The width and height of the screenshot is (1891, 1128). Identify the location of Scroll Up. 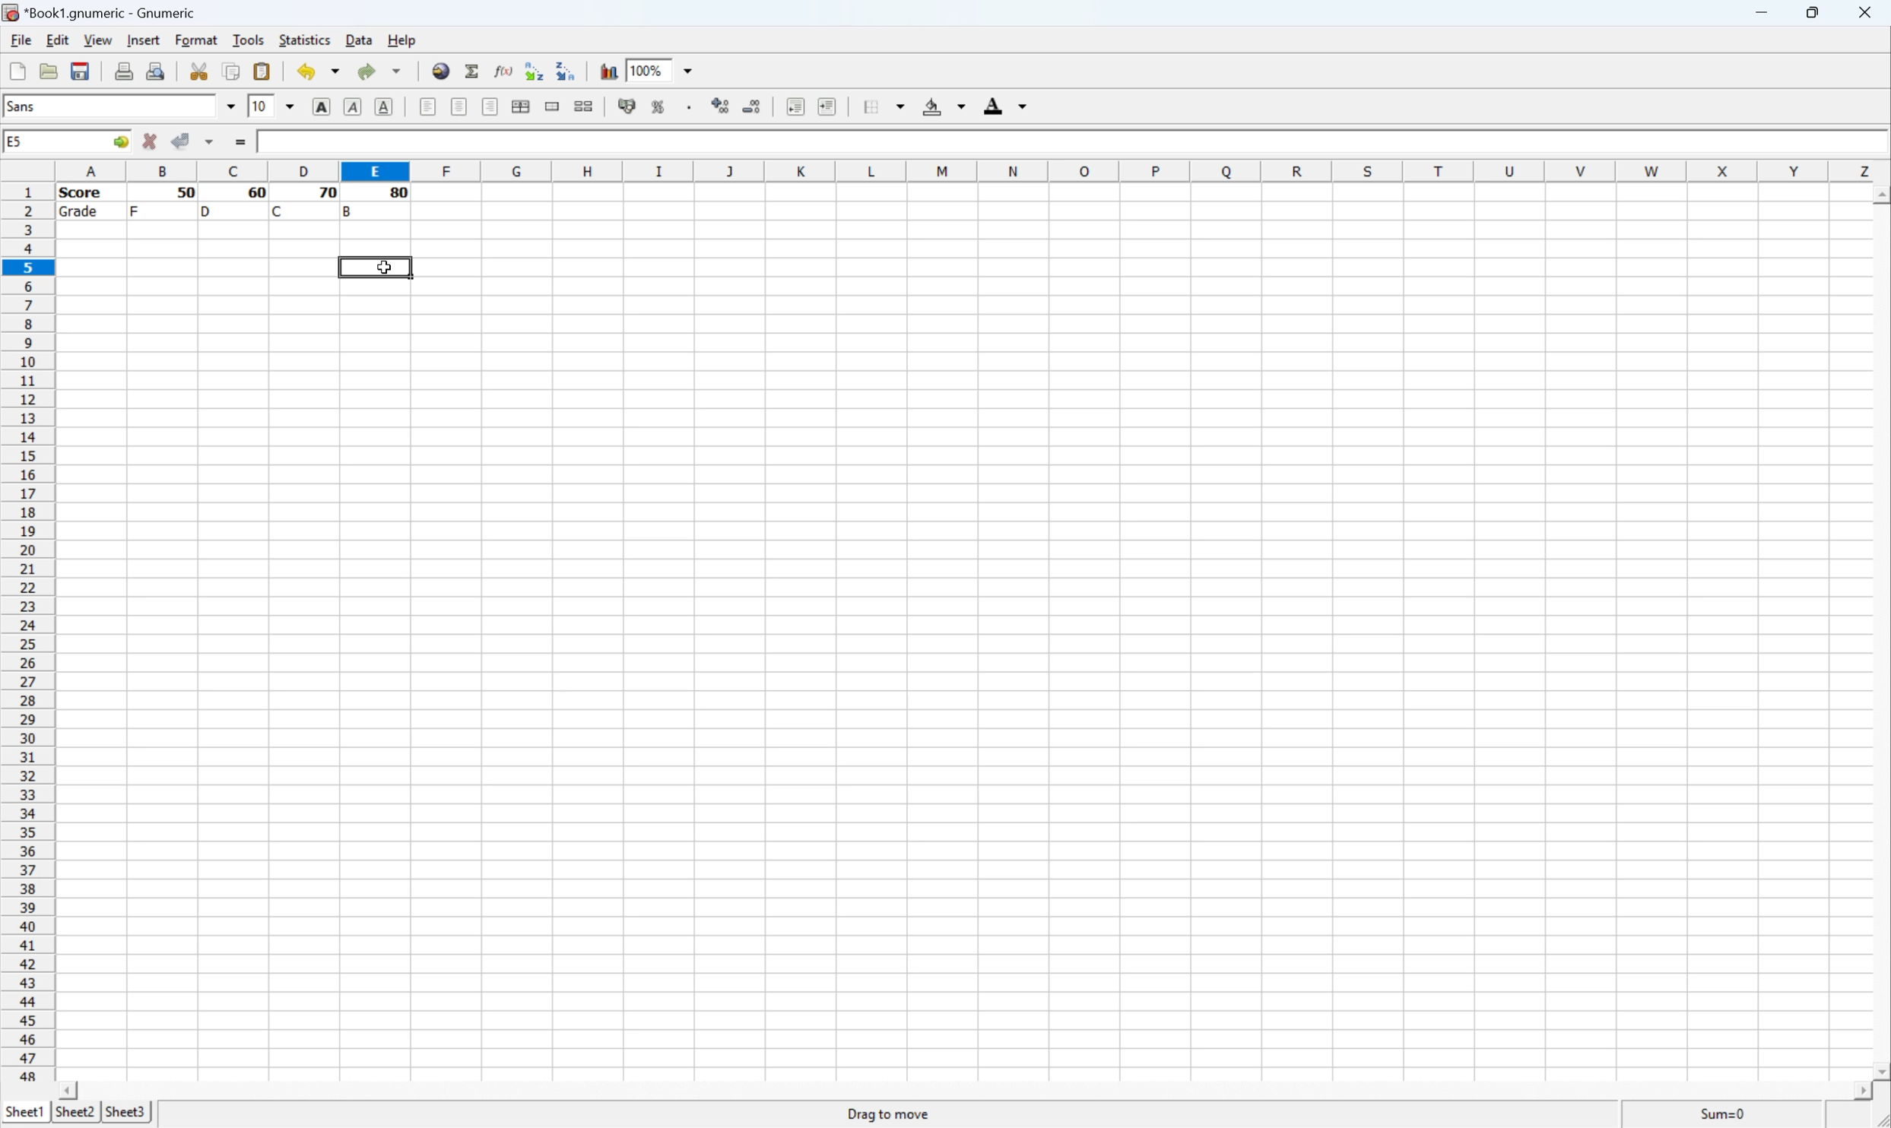
(1879, 195).